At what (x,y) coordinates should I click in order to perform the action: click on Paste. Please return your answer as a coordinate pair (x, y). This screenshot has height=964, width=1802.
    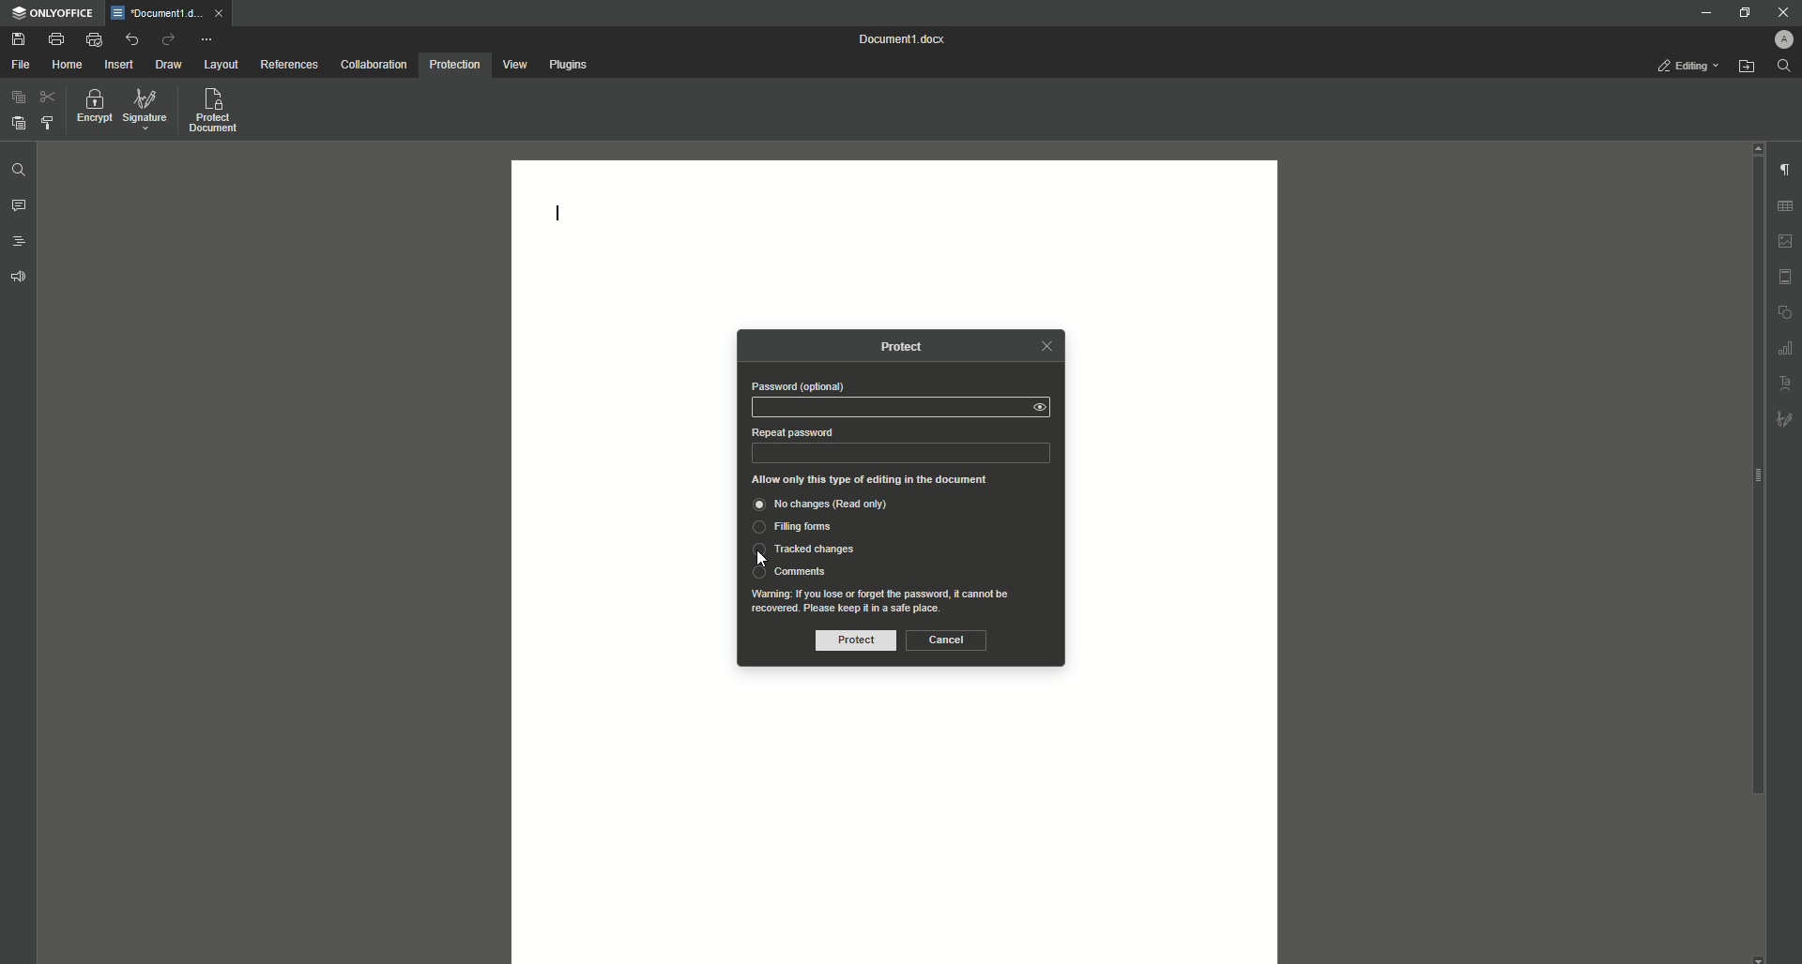
    Looking at the image, I should click on (16, 100).